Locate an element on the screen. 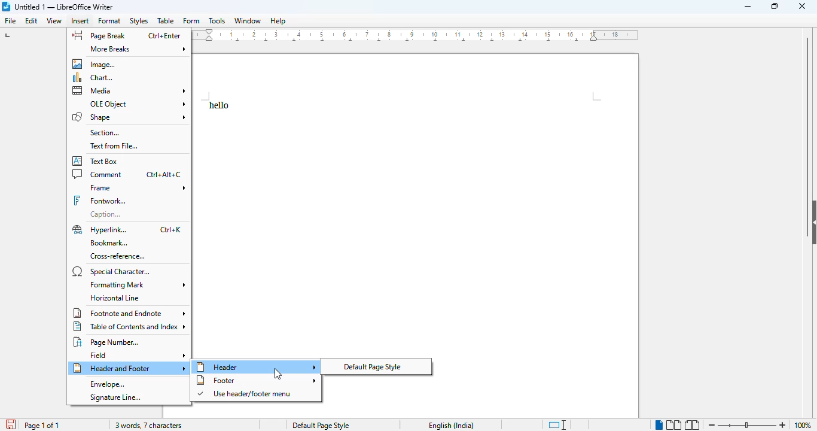 The width and height of the screenshot is (817, 431). text from file is located at coordinates (115, 146).